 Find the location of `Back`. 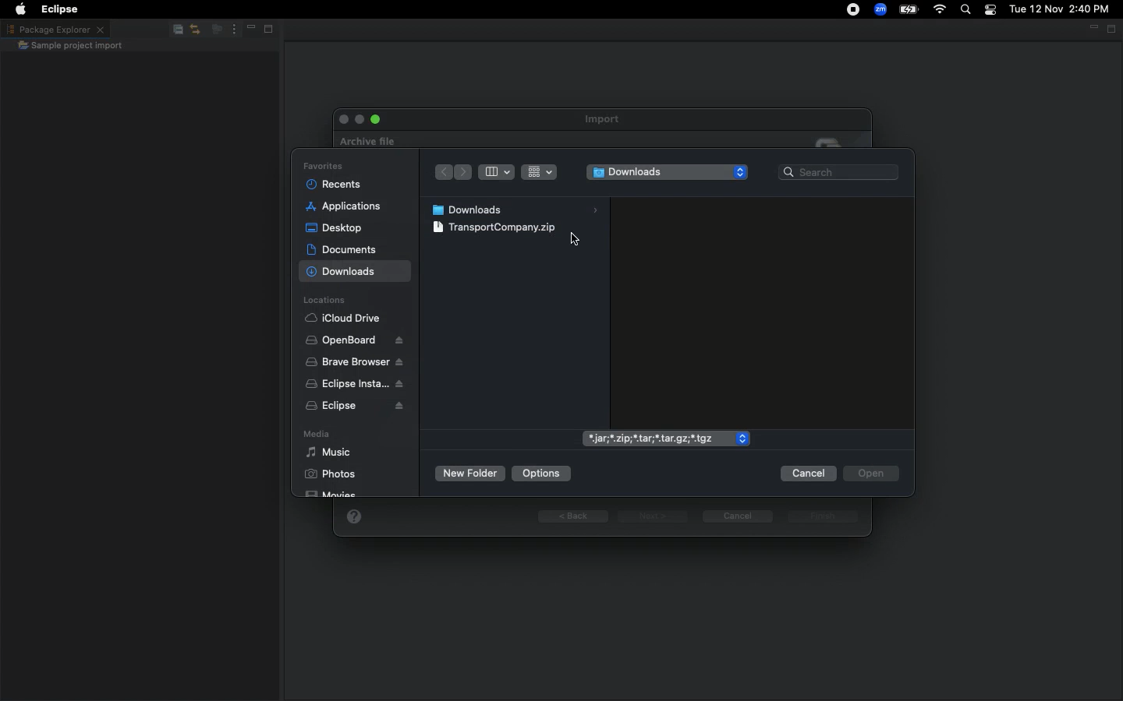

Back is located at coordinates (441, 173).